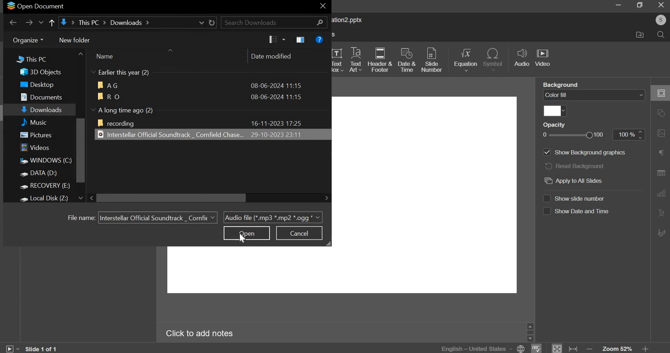  I want to click on get help, so click(320, 40).